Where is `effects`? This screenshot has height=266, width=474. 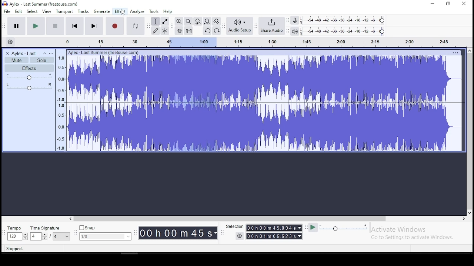 effects is located at coordinates (30, 68).